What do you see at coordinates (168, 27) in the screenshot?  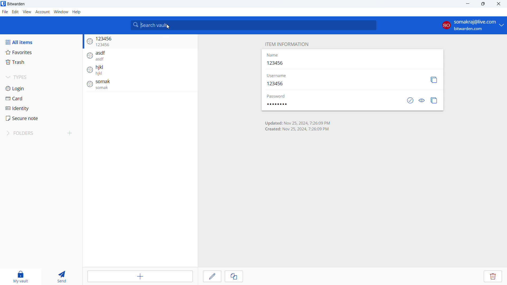 I see `cursor` at bounding box center [168, 27].